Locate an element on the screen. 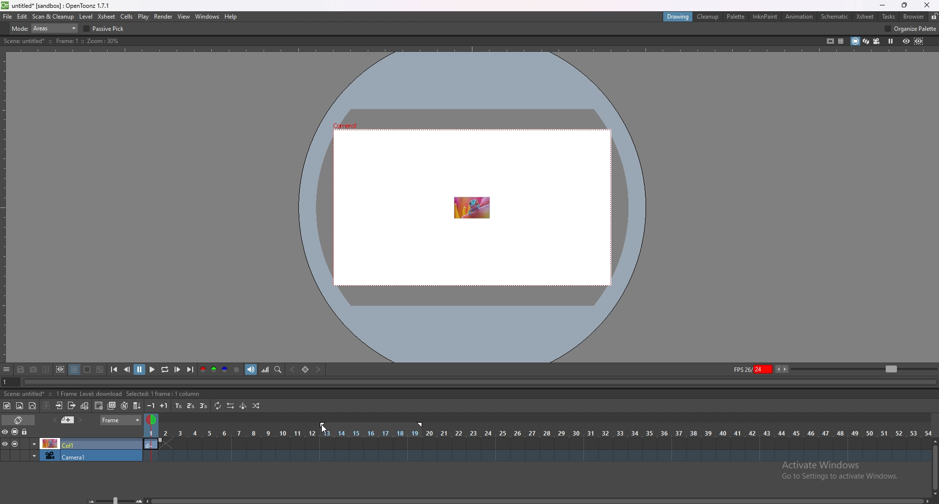 The image size is (939, 504). minimize is located at coordinates (882, 5).